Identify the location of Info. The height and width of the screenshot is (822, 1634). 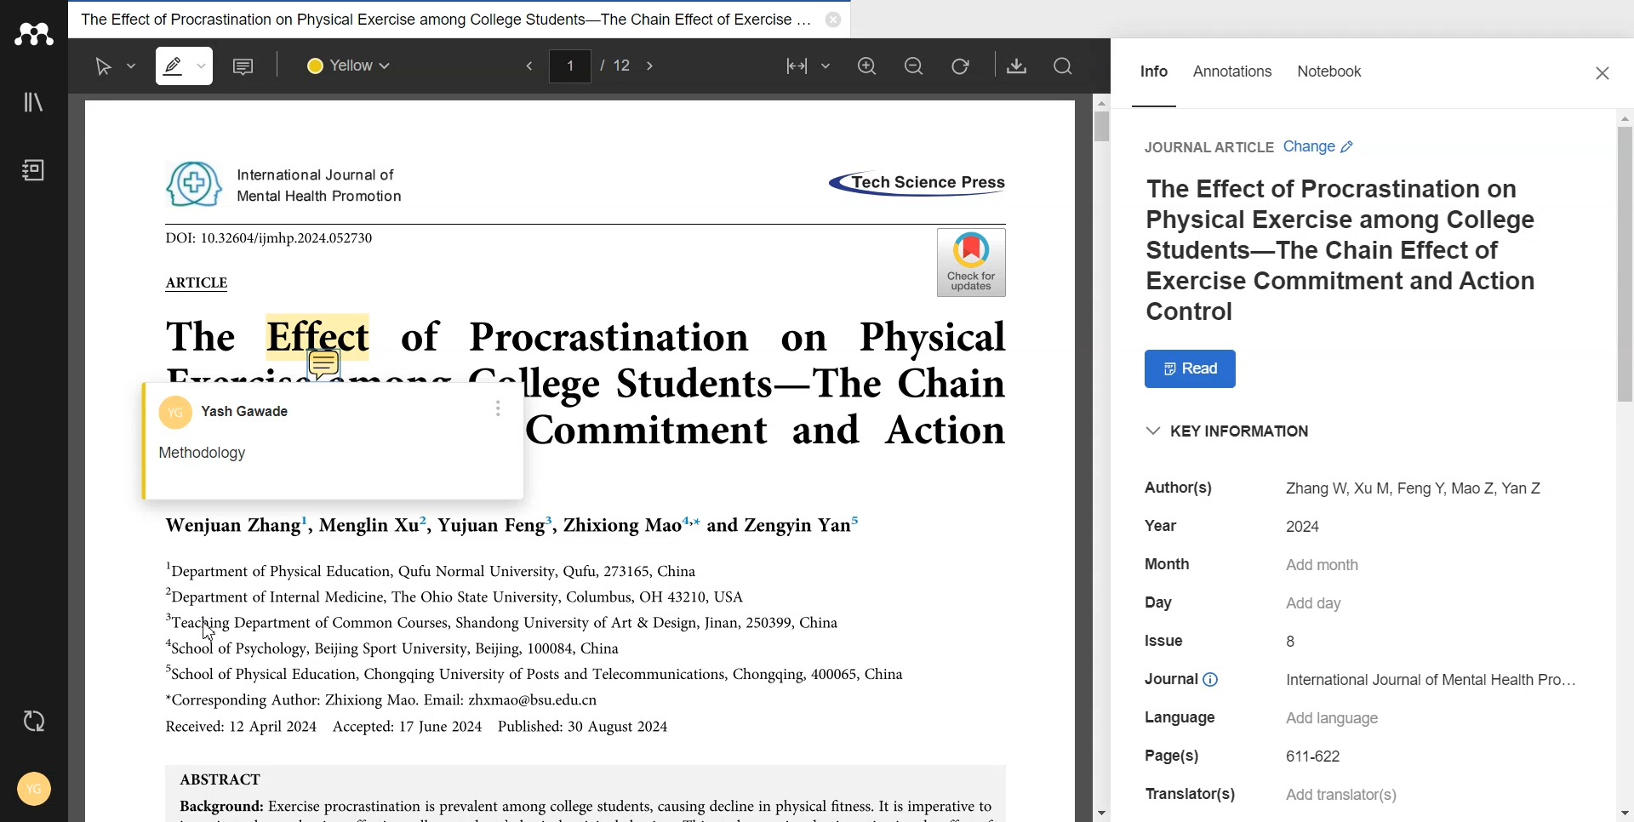
(1154, 76).